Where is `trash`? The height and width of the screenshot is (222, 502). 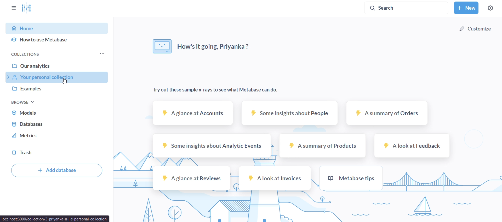
trash is located at coordinates (57, 152).